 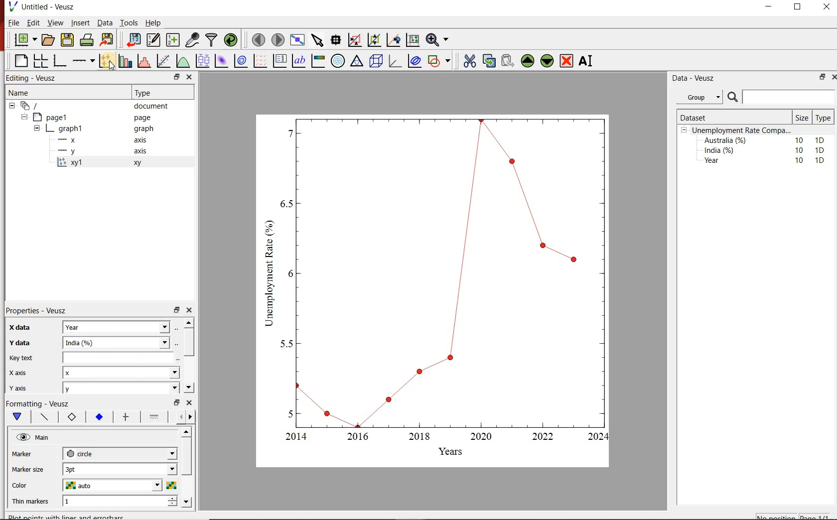 What do you see at coordinates (187, 465) in the screenshot?
I see `scroll bar` at bounding box center [187, 465].